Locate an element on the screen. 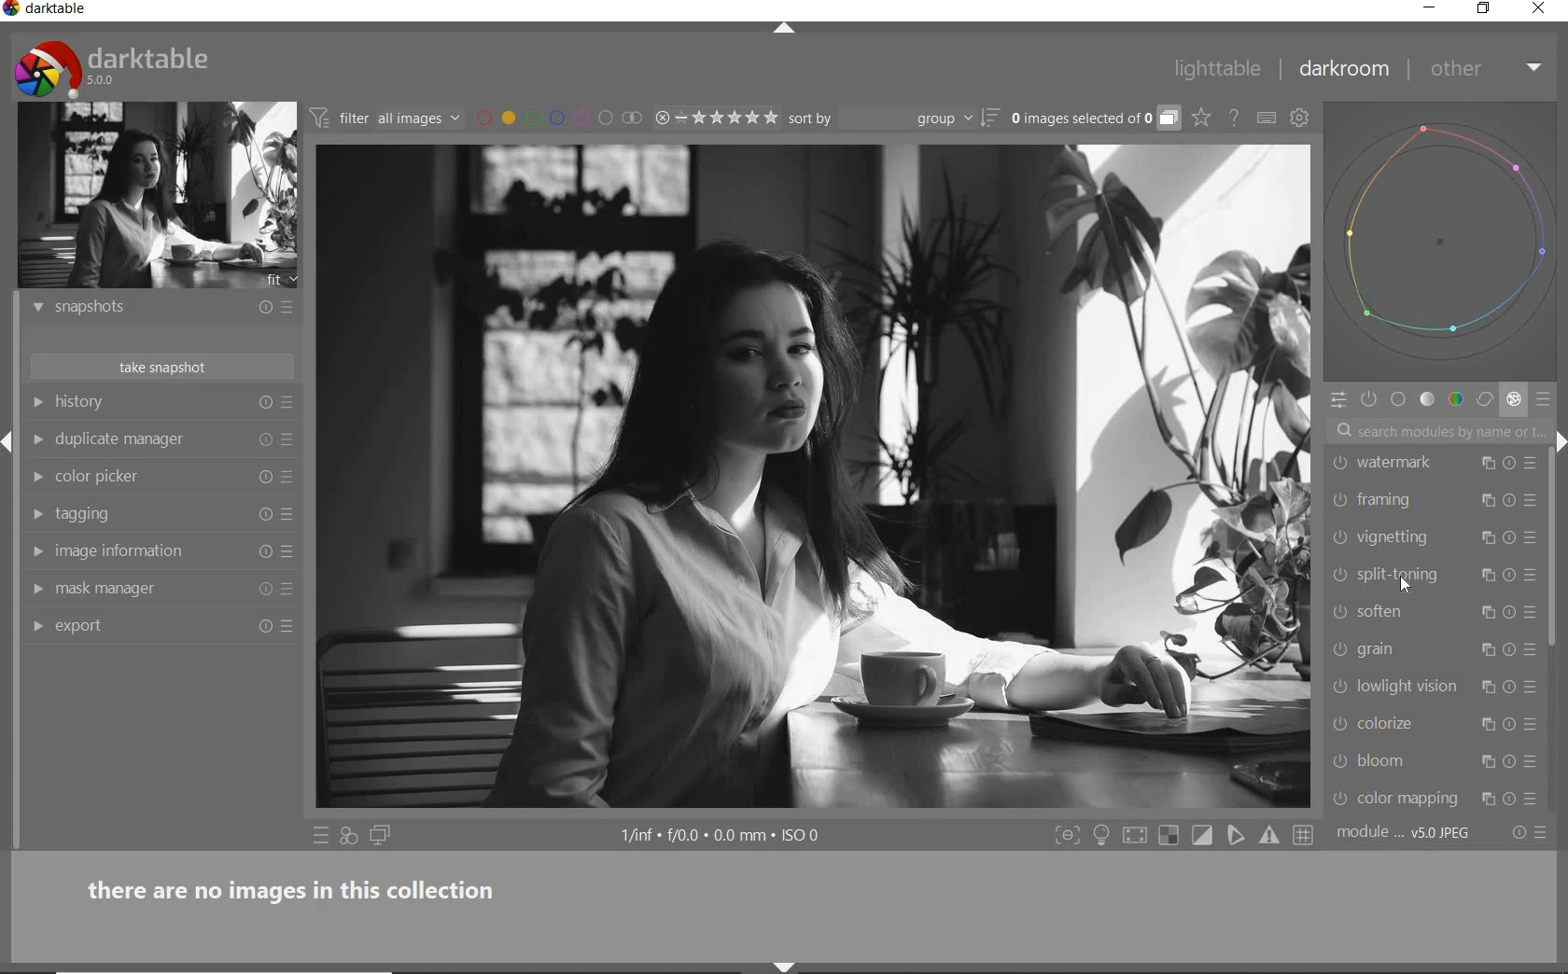 Image resolution: width=1568 pixels, height=974 pixels. image information is located at coordinates (148, 550).